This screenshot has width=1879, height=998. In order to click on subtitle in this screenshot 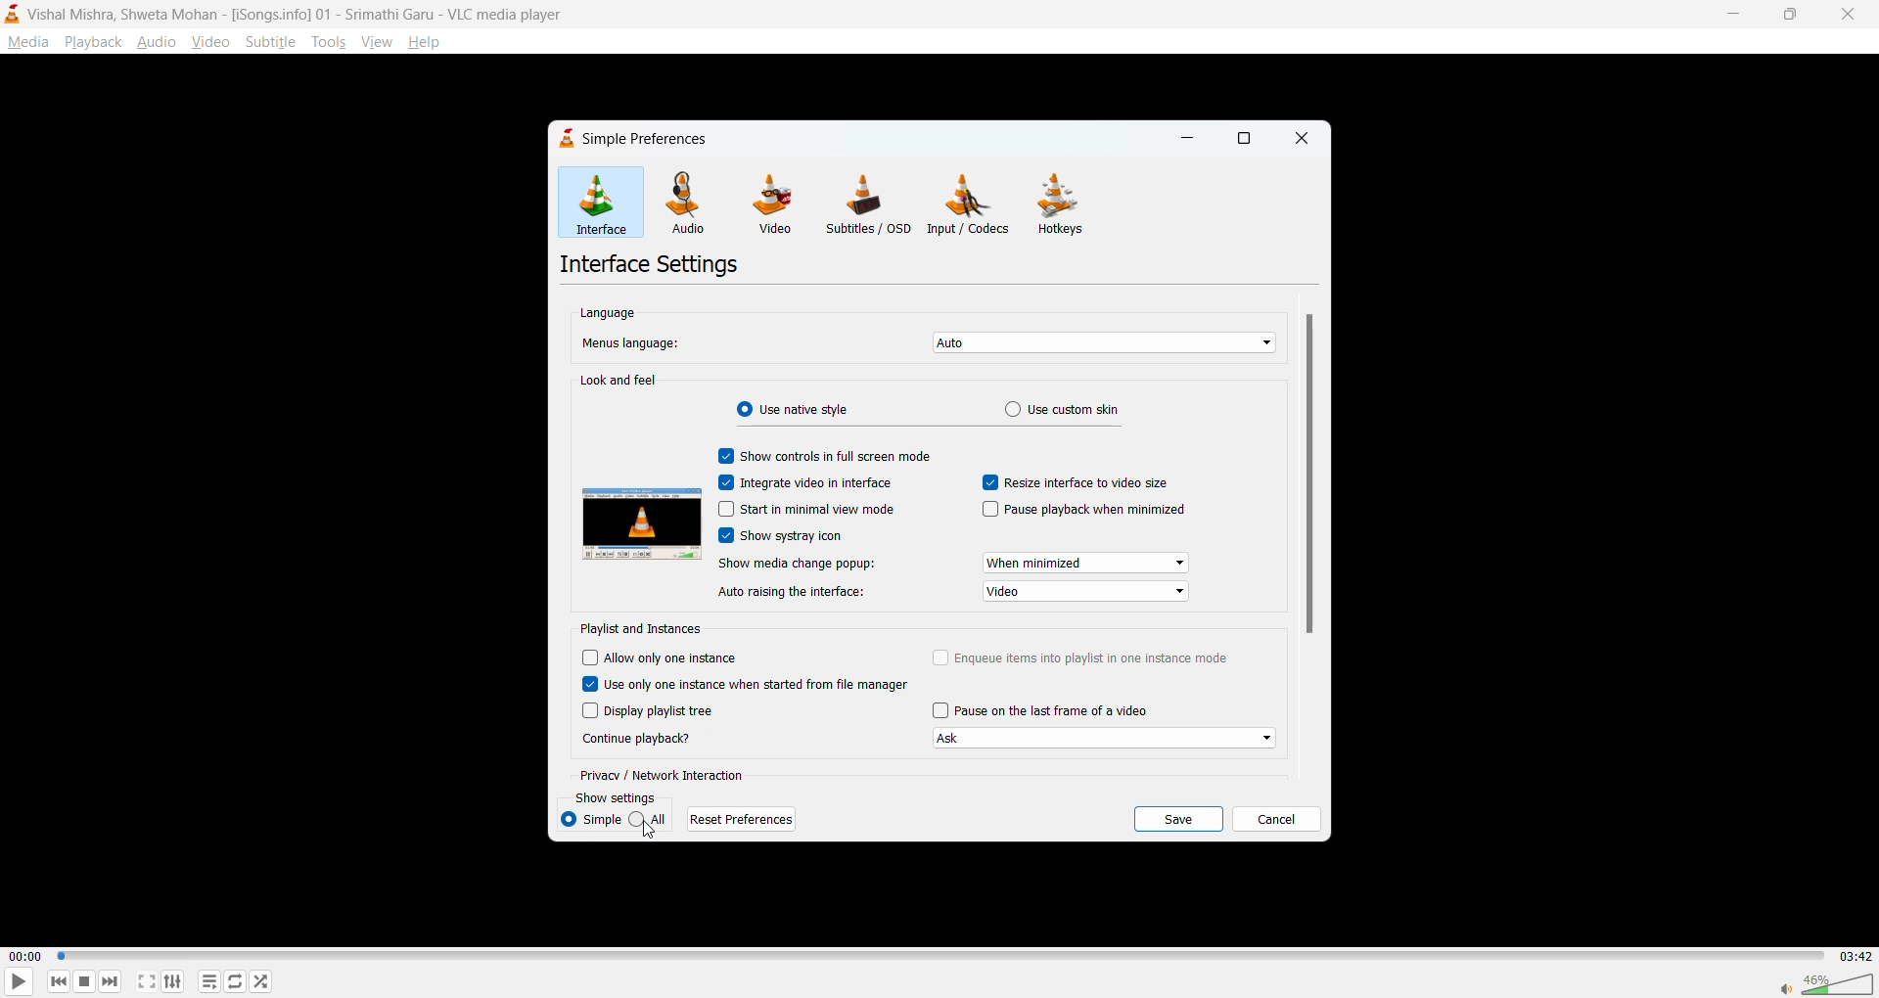, I will do `click(271, 41)`.